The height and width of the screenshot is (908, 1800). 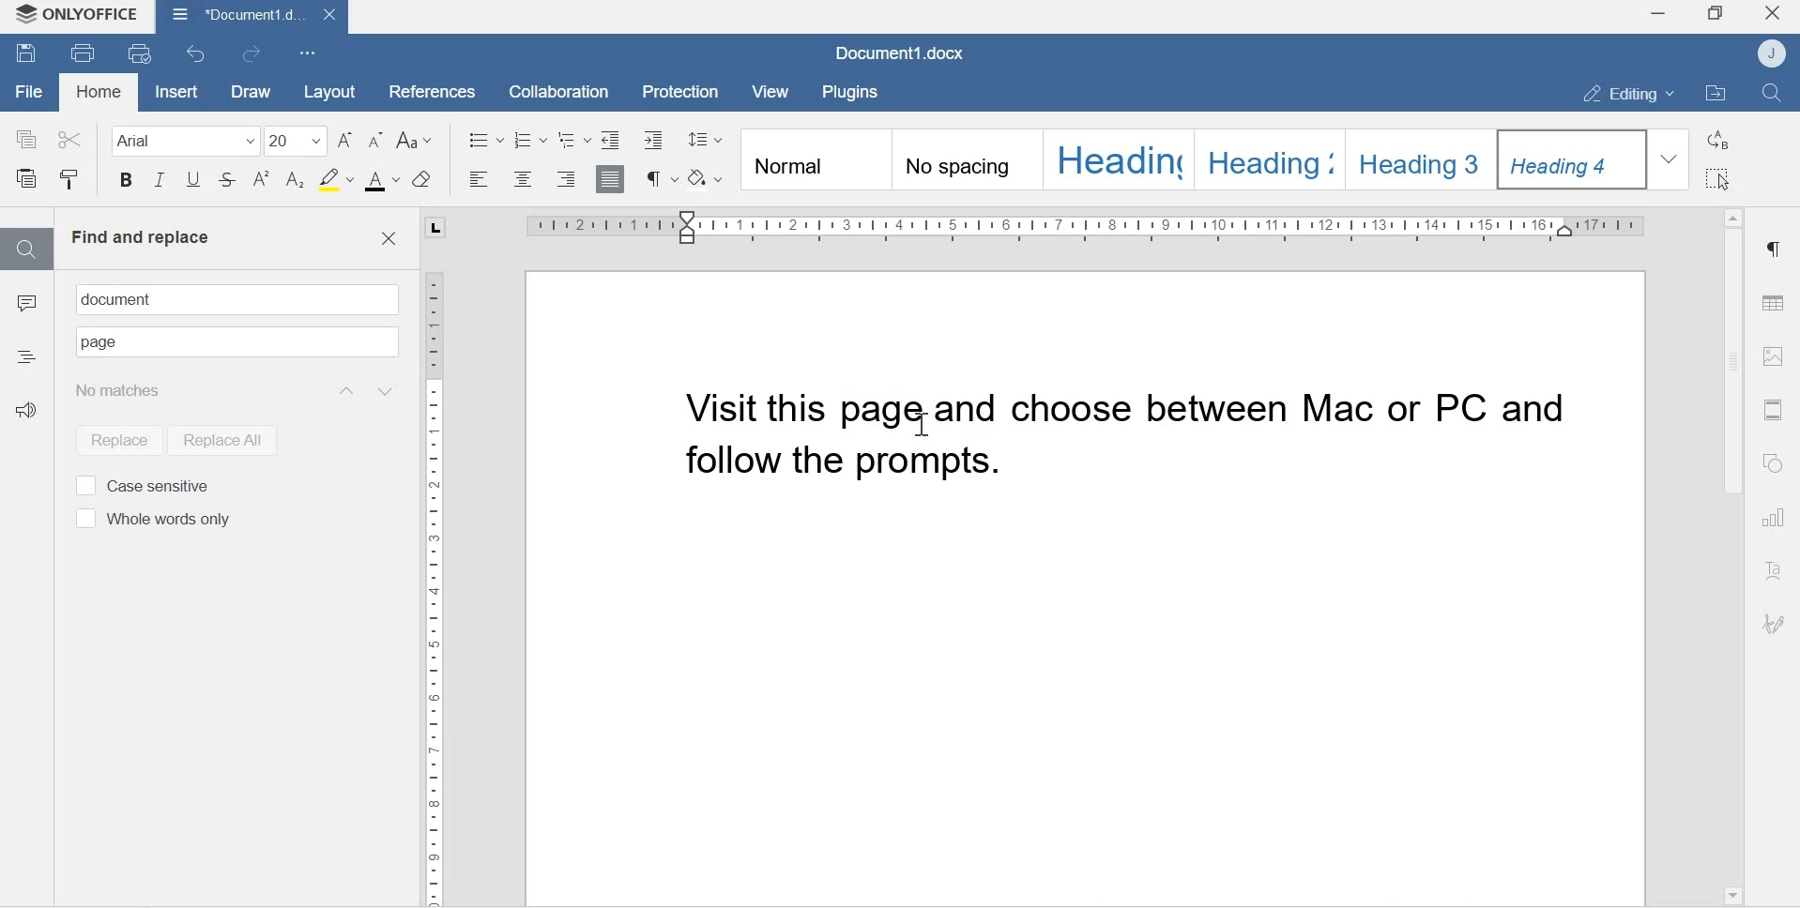 I want to click on Paragraph settings, so click(x=1773, y=250).